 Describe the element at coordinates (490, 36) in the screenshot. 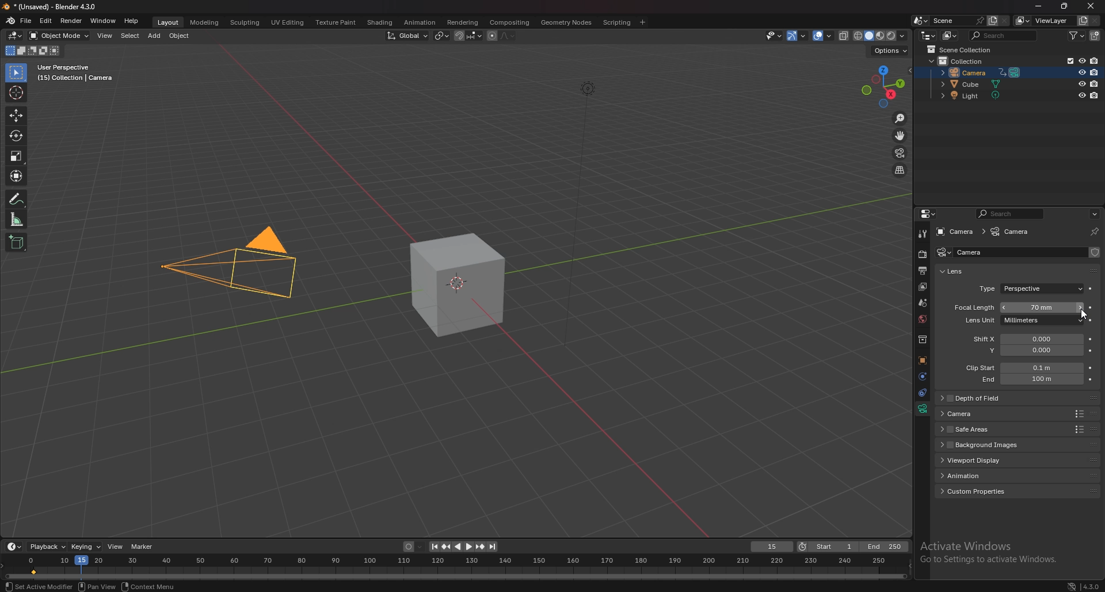

I see `proportional editing objects` at that location.